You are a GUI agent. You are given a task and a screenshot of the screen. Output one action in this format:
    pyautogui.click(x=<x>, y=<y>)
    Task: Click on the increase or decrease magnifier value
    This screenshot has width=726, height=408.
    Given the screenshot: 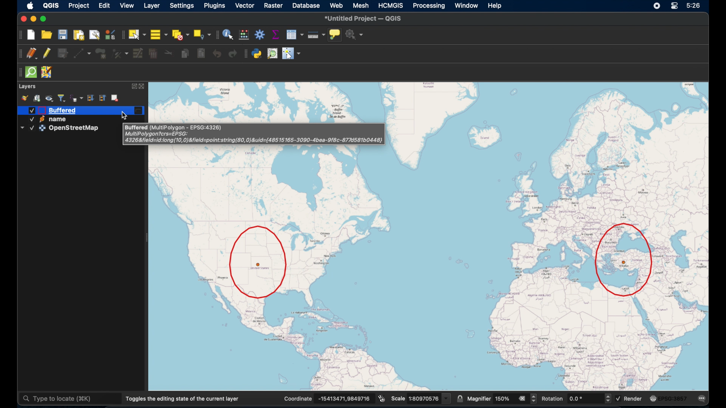 What is the action you would take?
    pyautogui.click(x=534, y=399)
    